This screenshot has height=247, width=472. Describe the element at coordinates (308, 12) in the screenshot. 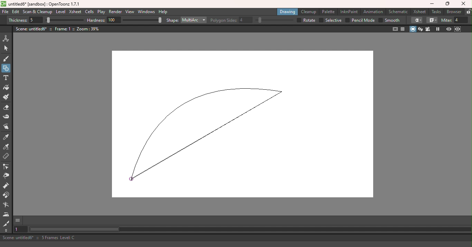

I see `Cleanup` at that location.